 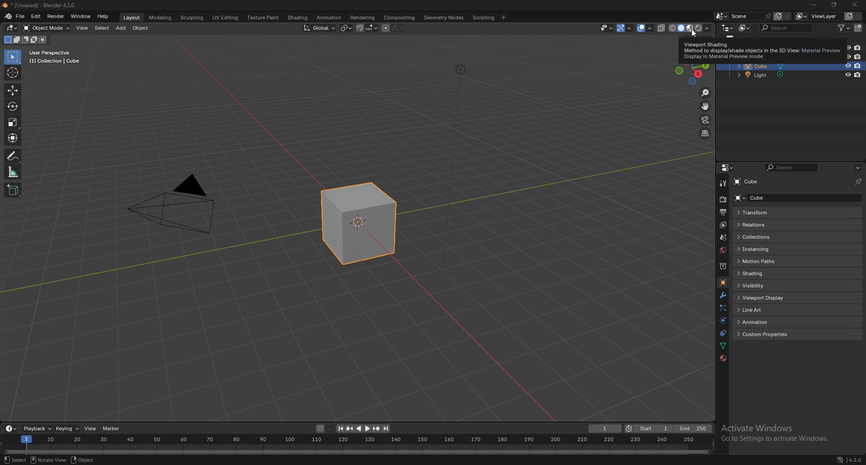 What do you see at coordinates (788, 16) in the screenshot?
I see `remove scene` at bounding box center [788, 16].